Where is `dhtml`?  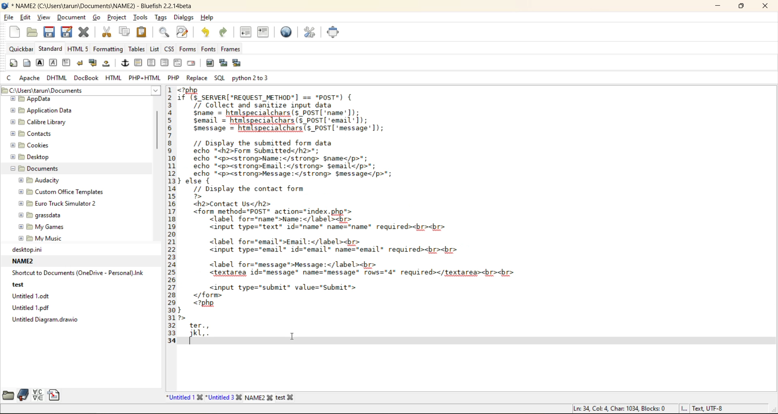 dhtml is located at coordinates (57, 77).